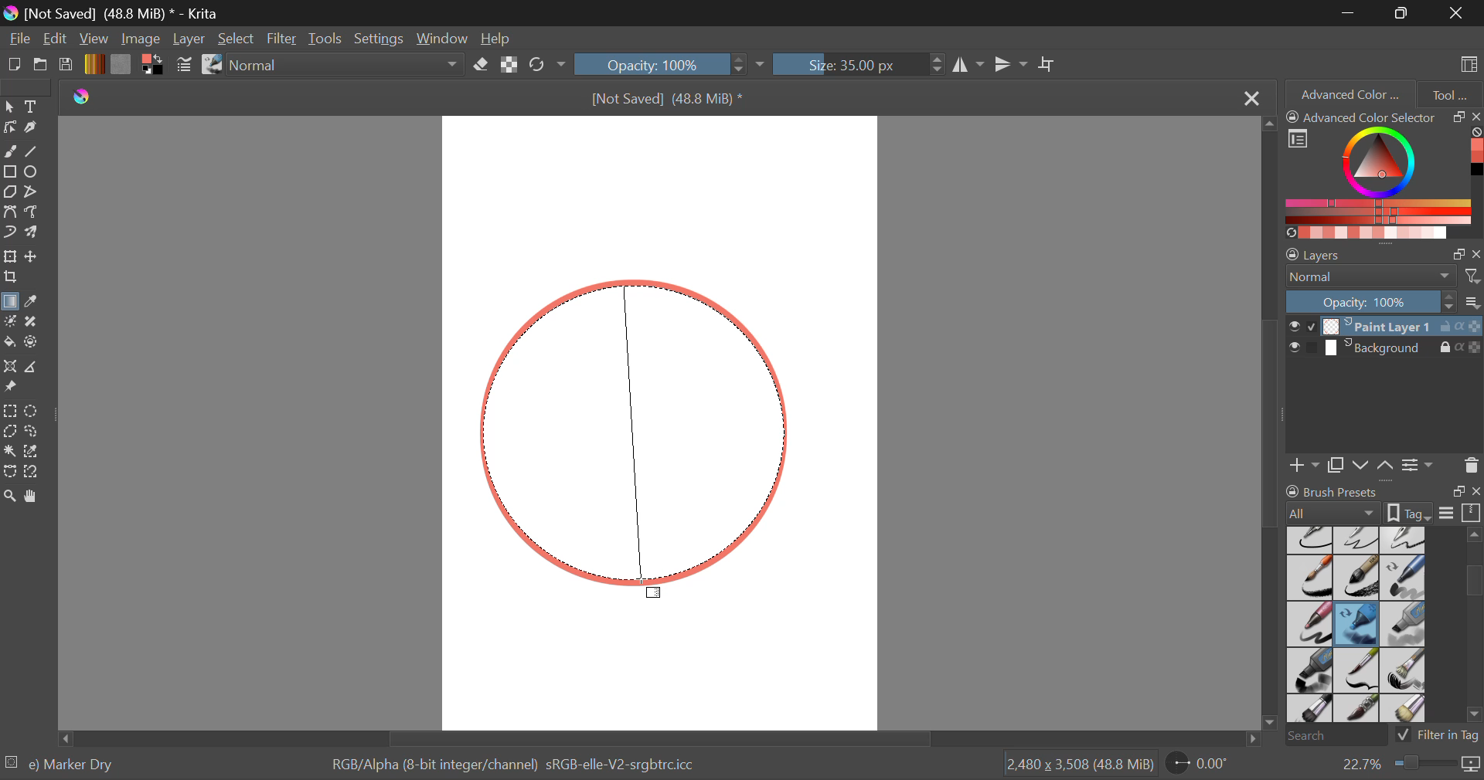 Image resolution: width=1484 pixels, height=780 pixels. I want to click on Eyedropper, so click(36, 302).